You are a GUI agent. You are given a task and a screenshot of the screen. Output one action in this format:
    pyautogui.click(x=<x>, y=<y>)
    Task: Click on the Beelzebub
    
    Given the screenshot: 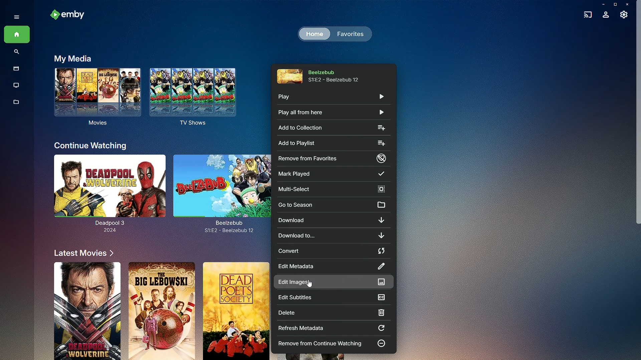 What is the action you would take?
    pyautogui.click(x=222, y=191)
    